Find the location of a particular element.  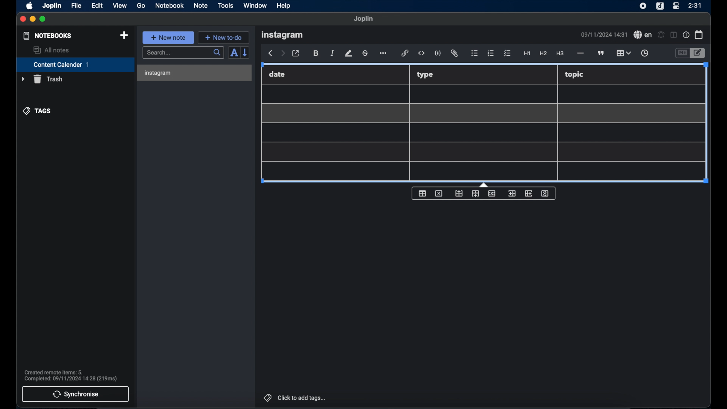

help is located at coordinates (284, 6).